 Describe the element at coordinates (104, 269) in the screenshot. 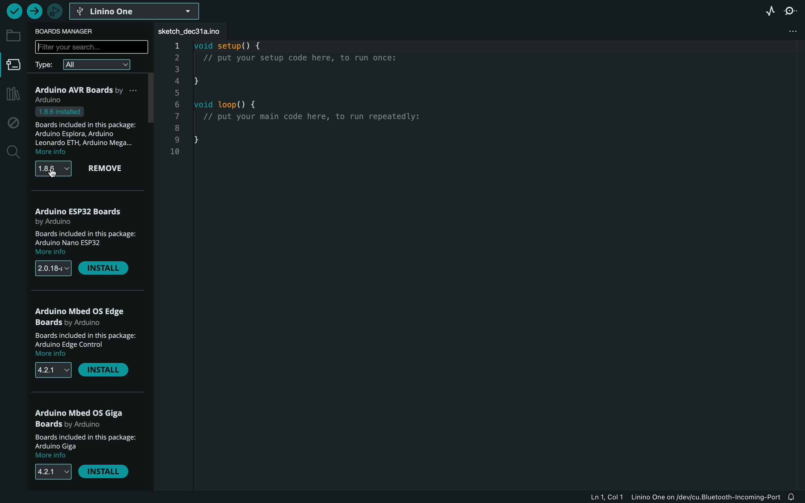

I see `install` at that location.